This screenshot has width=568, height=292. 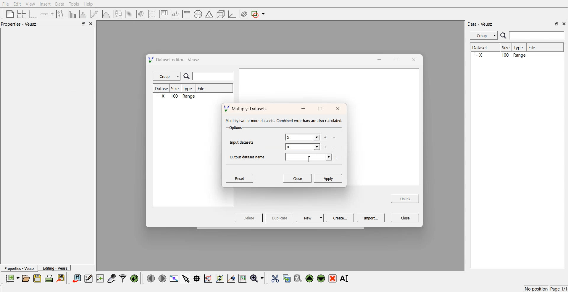 I want to click on polar graph, so click(x=198, y=15).